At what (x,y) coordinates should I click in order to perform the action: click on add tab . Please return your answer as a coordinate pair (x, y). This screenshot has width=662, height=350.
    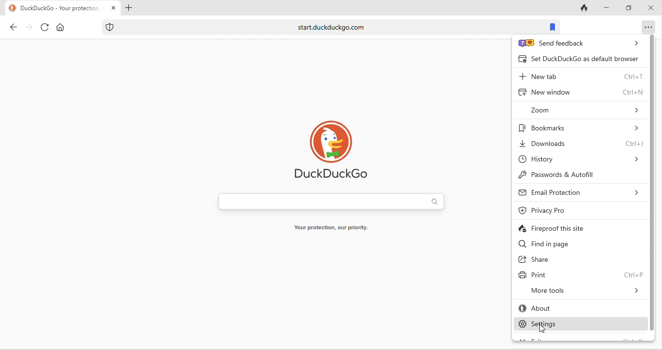
    Looking at the image, I should click on (130, 8).